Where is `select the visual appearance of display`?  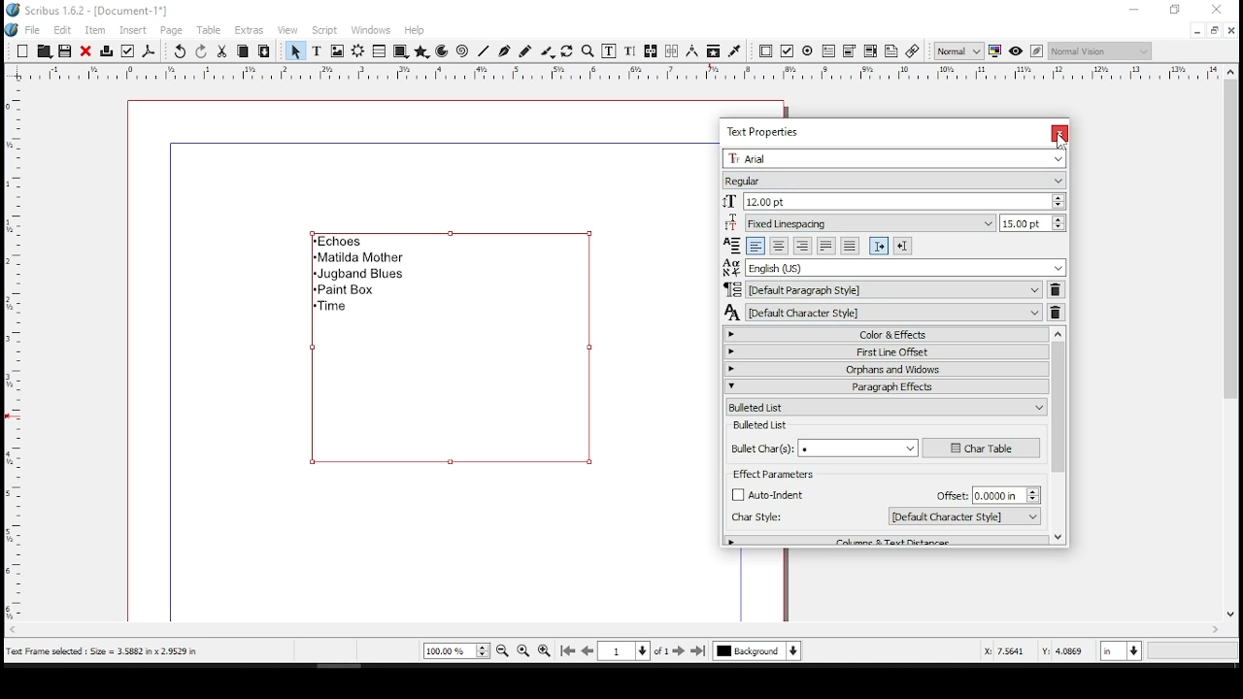 select the visual appearance of display is located at coordinates (1099, 50).